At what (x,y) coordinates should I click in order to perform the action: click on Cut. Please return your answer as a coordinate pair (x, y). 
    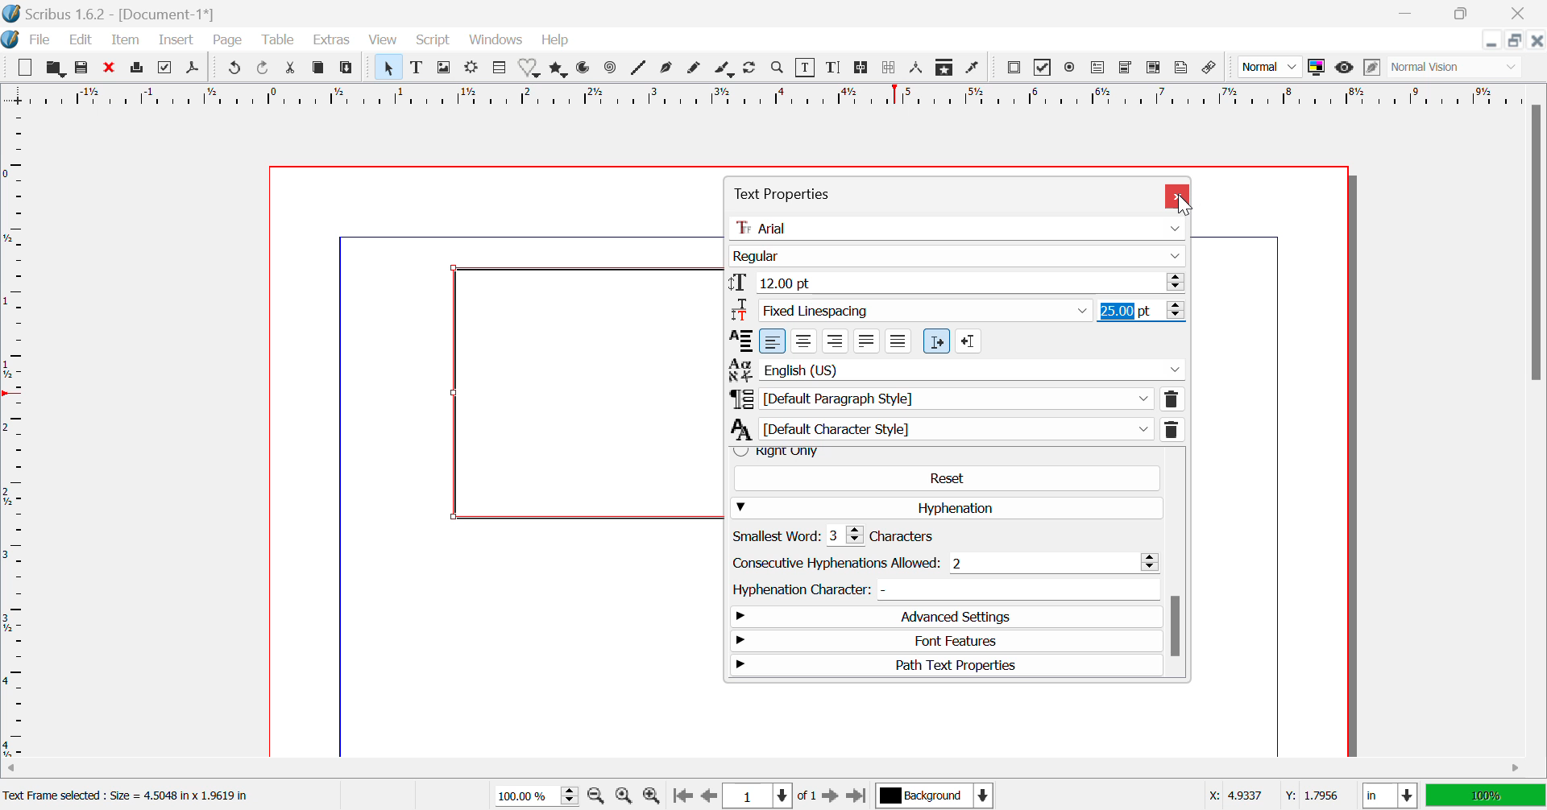
    Looking at the image, I should click on (291, 68).